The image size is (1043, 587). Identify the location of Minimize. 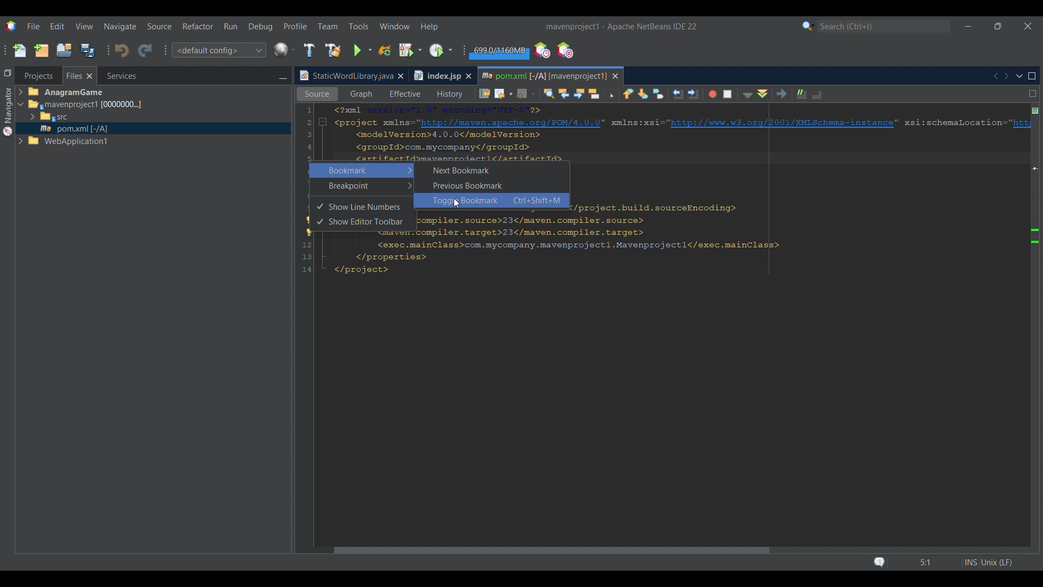
(968, 27).